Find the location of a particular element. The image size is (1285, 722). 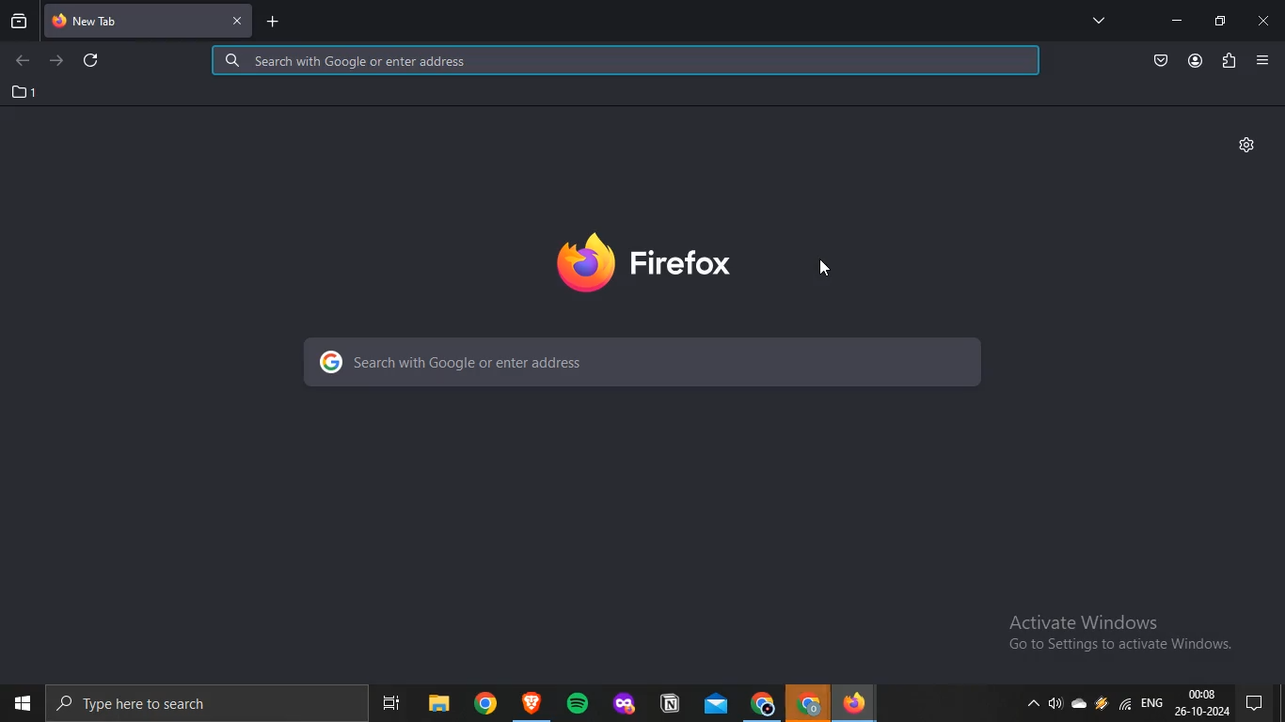

spotify is located at coordinates (578, 702).